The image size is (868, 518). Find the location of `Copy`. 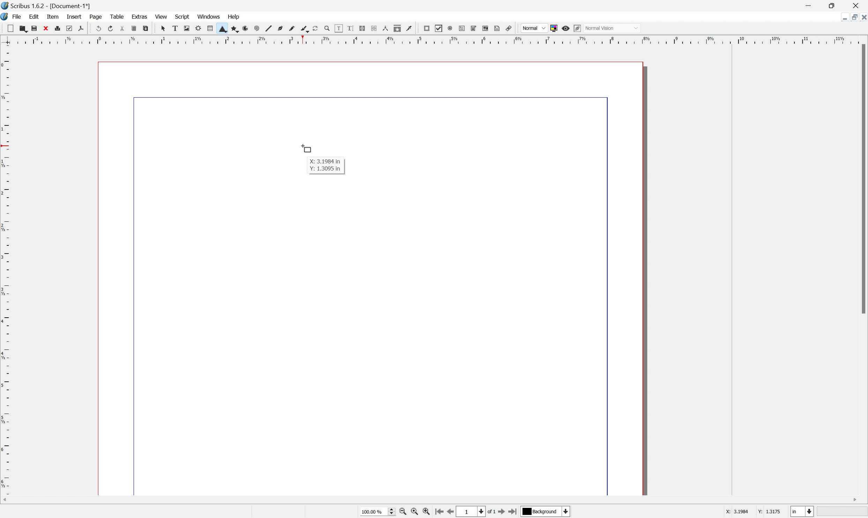

Copy is located at coordinates (133, 28).